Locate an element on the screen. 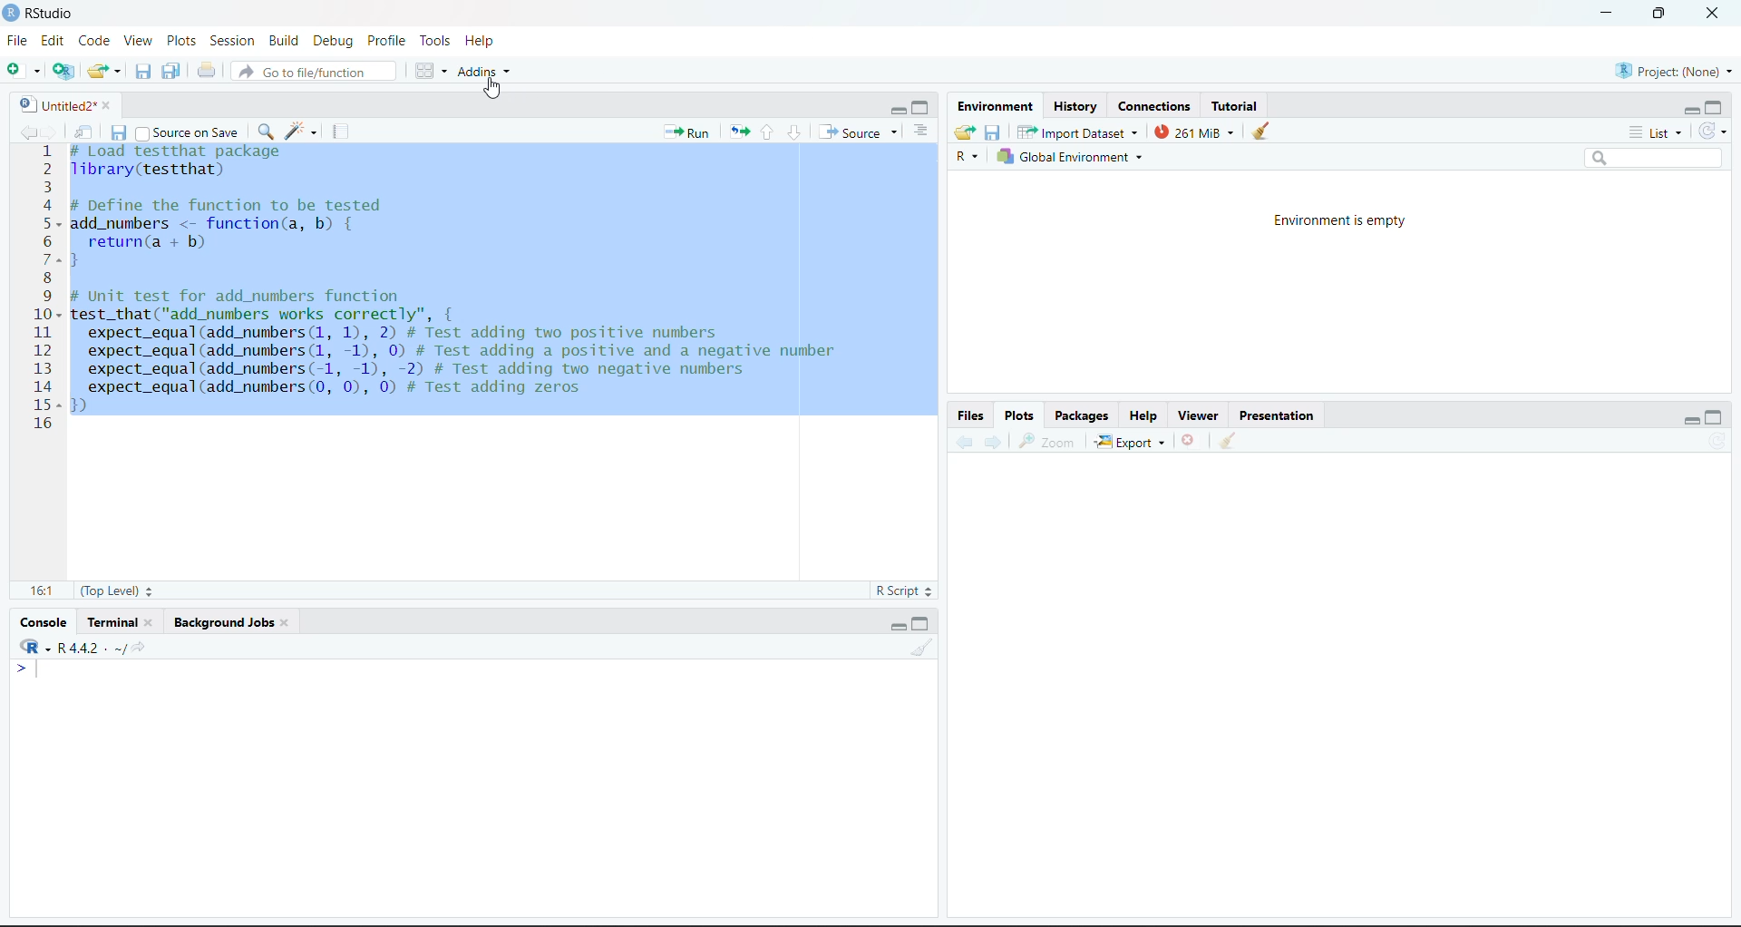  Search bar is located at coordinates (1653, 158).